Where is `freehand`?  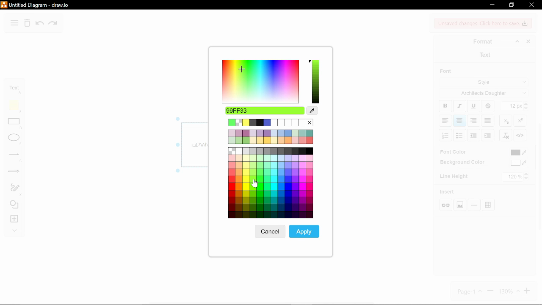 freehand is located at coordinates (13, 189).